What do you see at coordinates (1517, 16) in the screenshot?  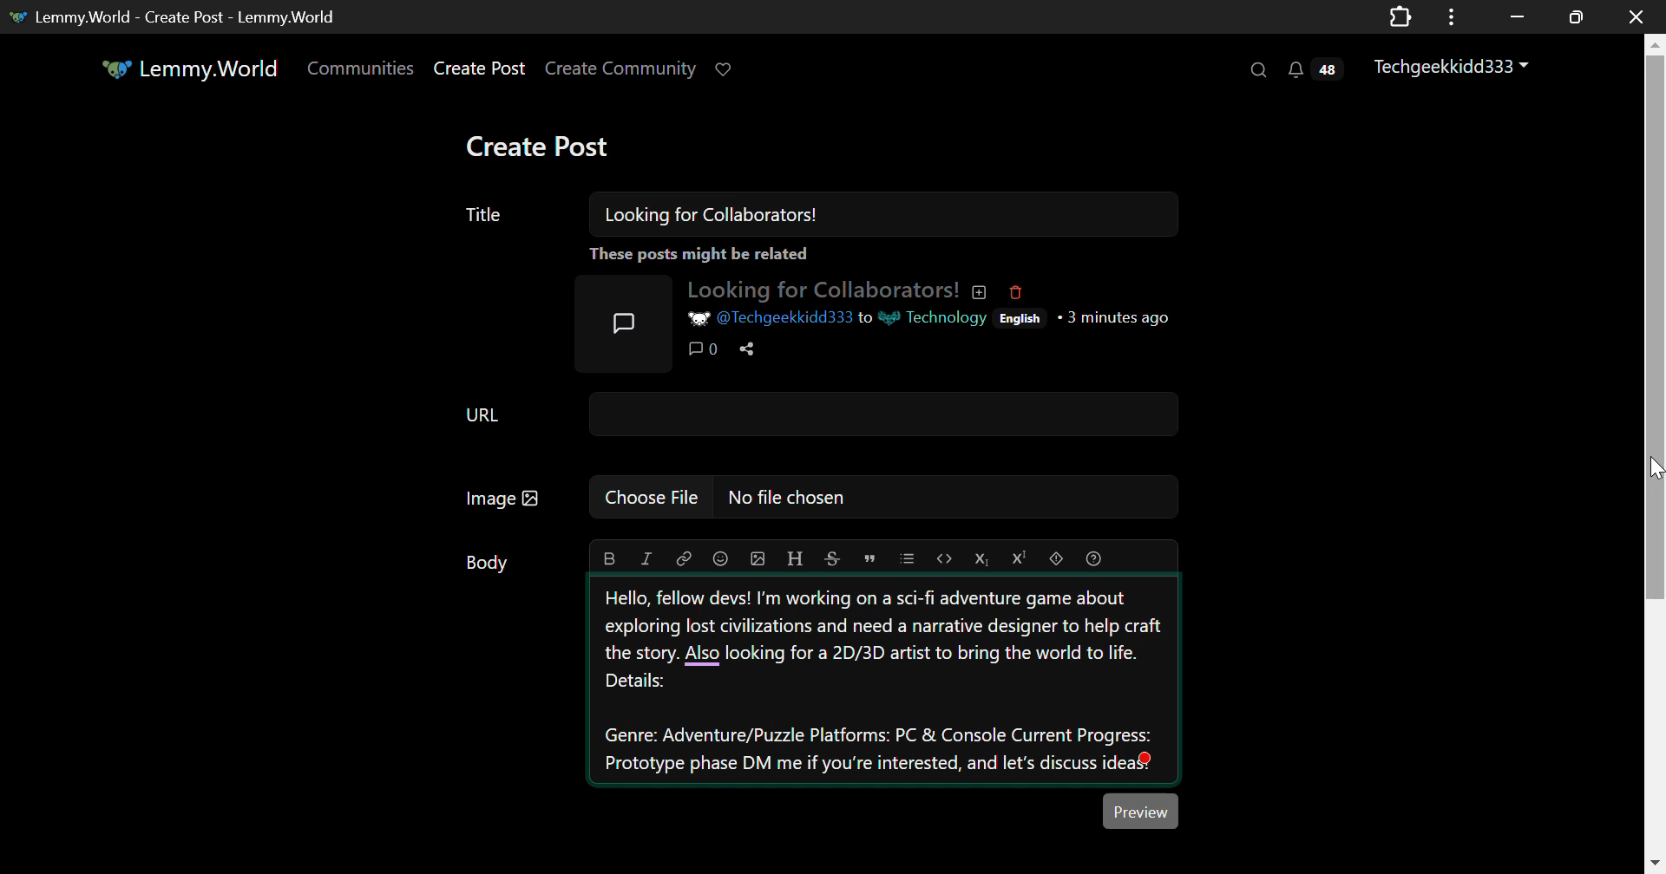 I see `Restore Down` at bounding box center [1517, 16].